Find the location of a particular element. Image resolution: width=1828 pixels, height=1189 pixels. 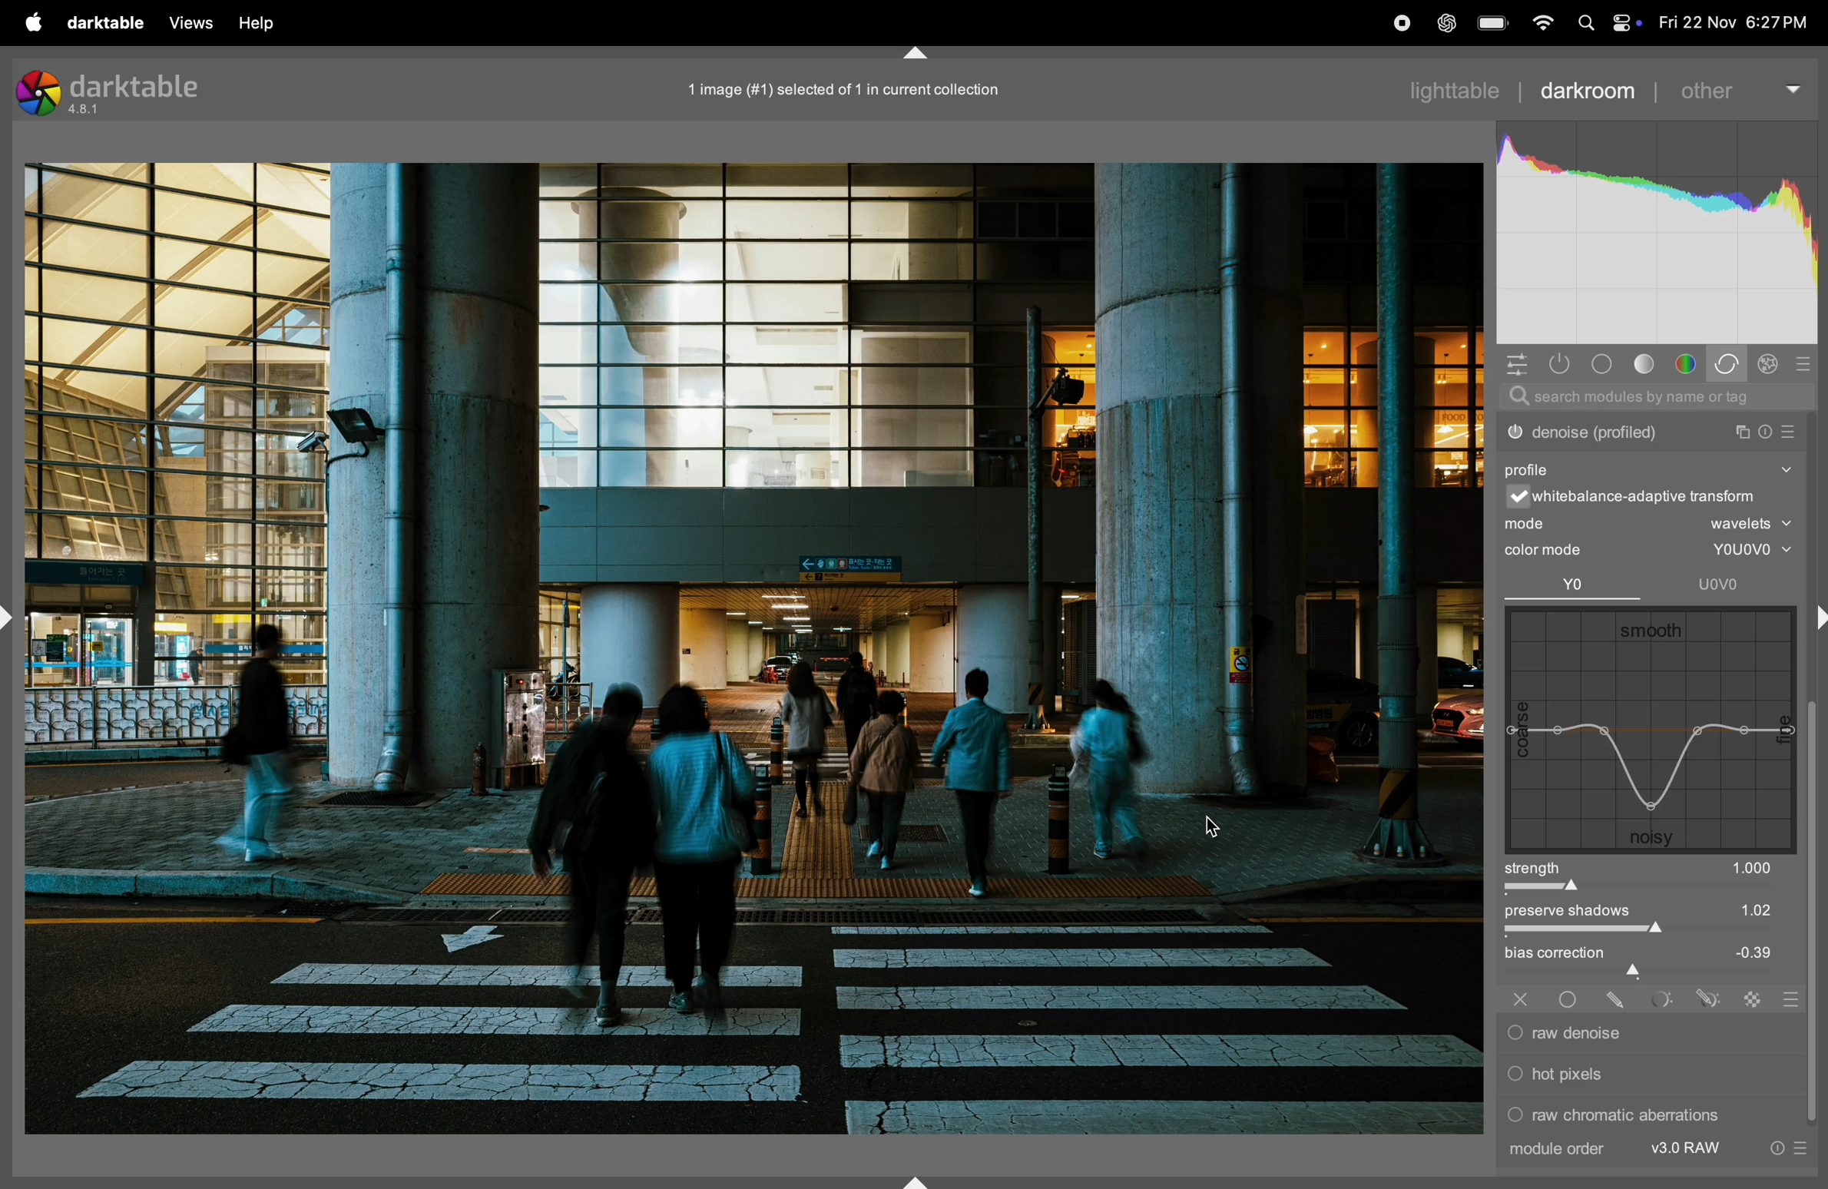

quick acess panel is located at coordinates (1518, 365).